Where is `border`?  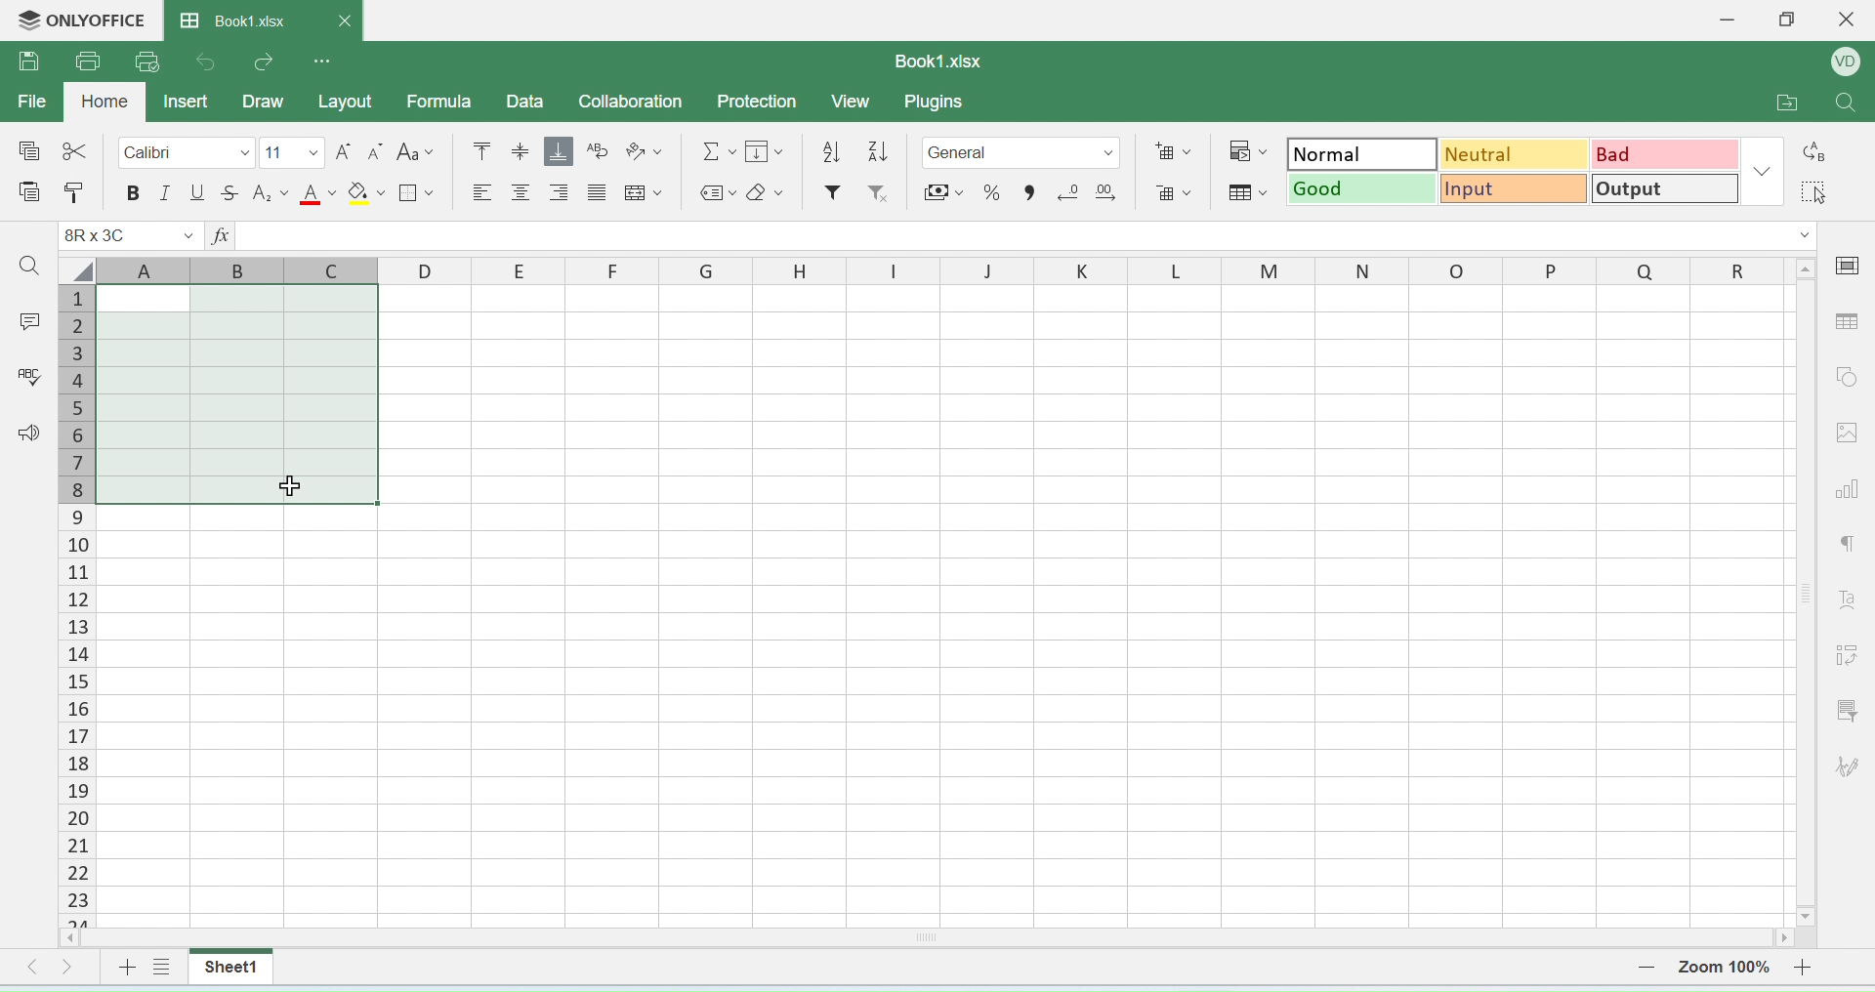 border is located at coordinates (417, 194).